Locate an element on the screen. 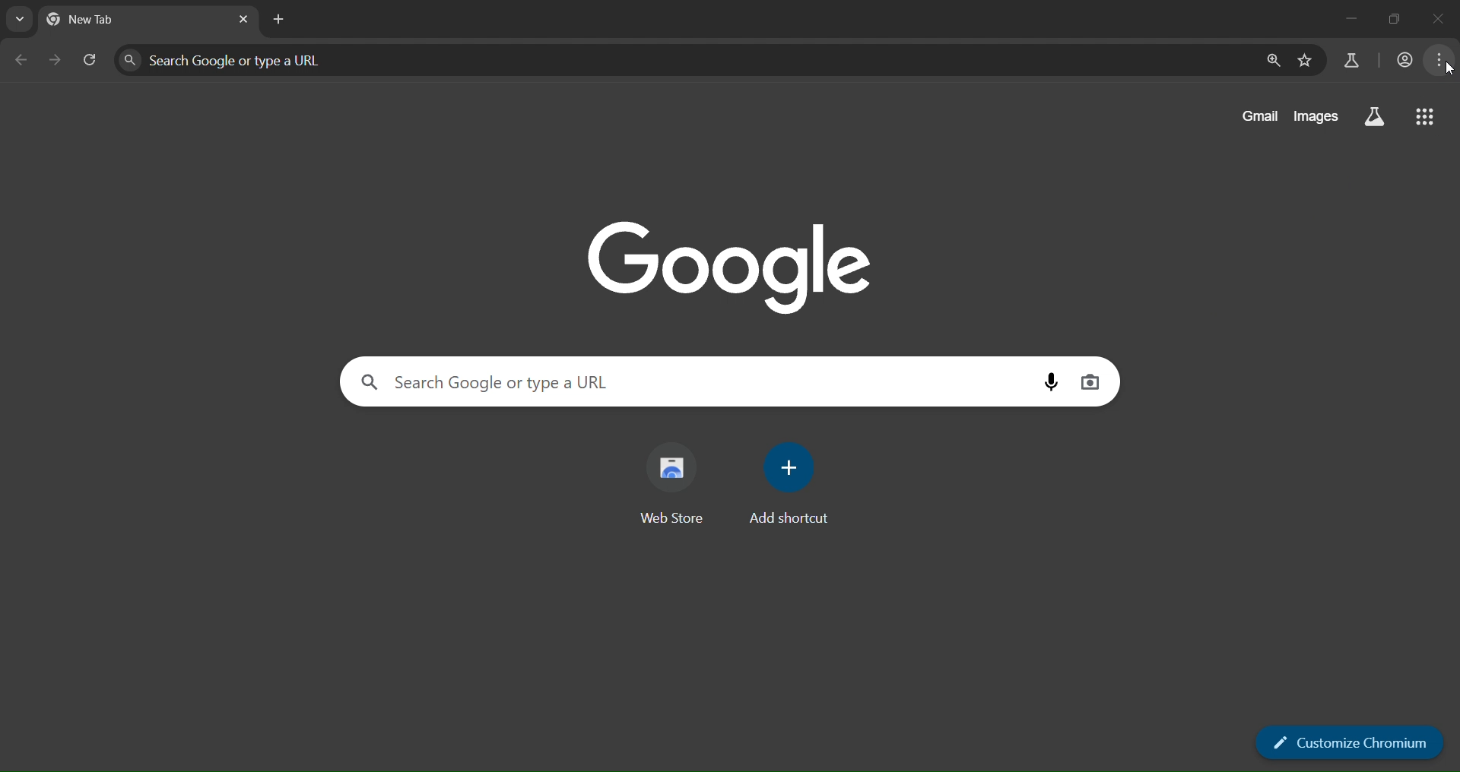 The image size is (1460, 772). go back page is located at coordinates (24, 59).